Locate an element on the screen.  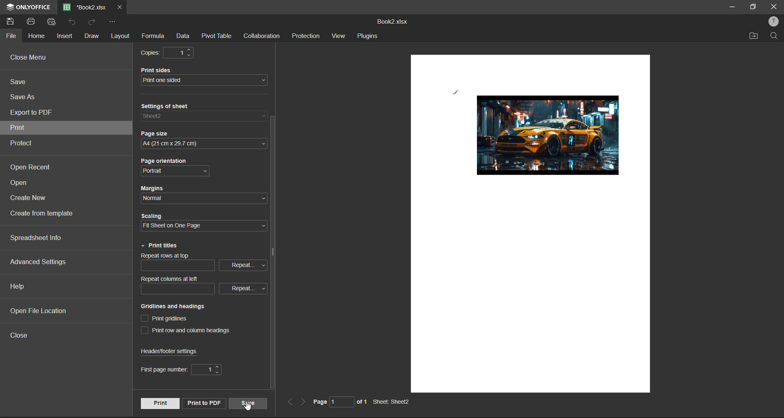
save is located at coordinates (13, 23).